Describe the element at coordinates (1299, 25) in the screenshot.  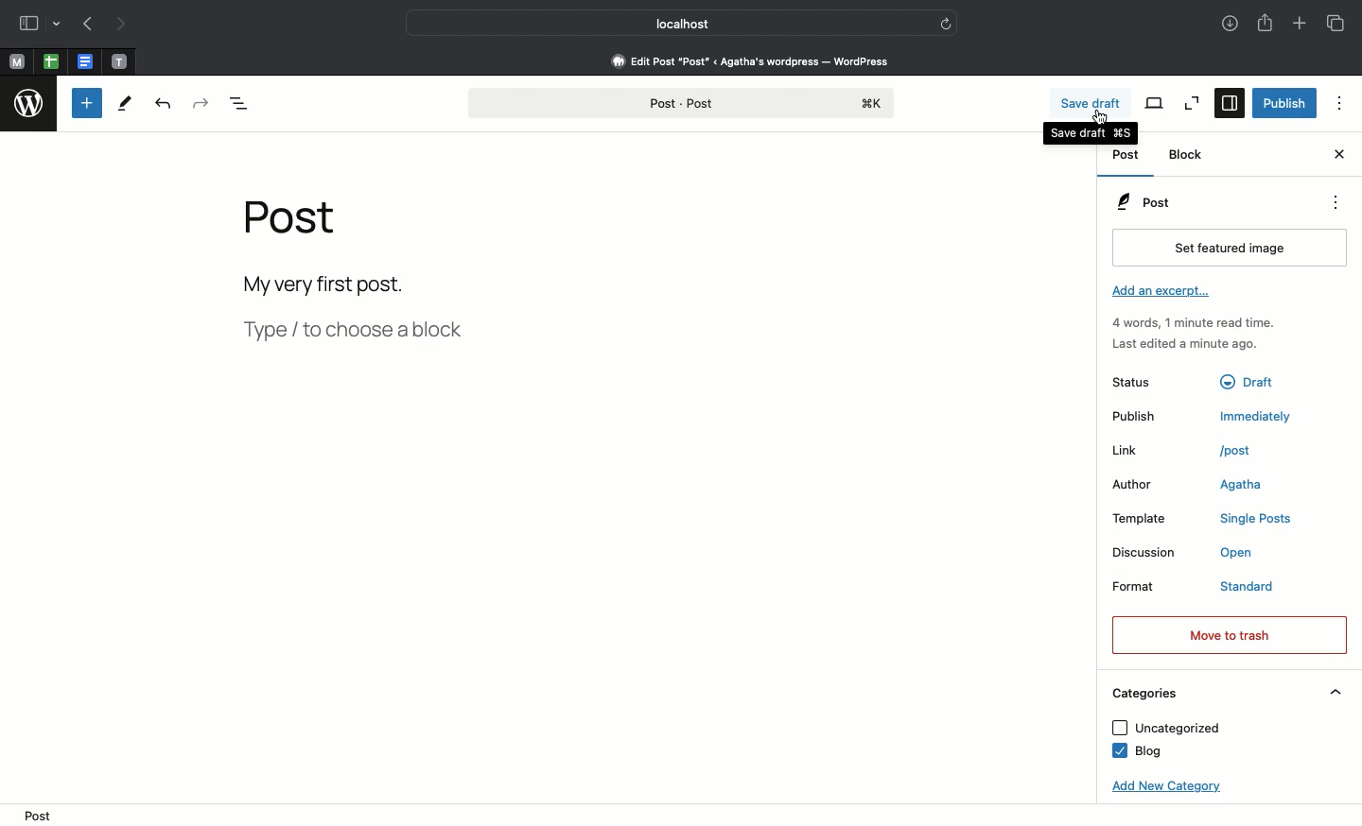
I see `Add new tab` at that location.